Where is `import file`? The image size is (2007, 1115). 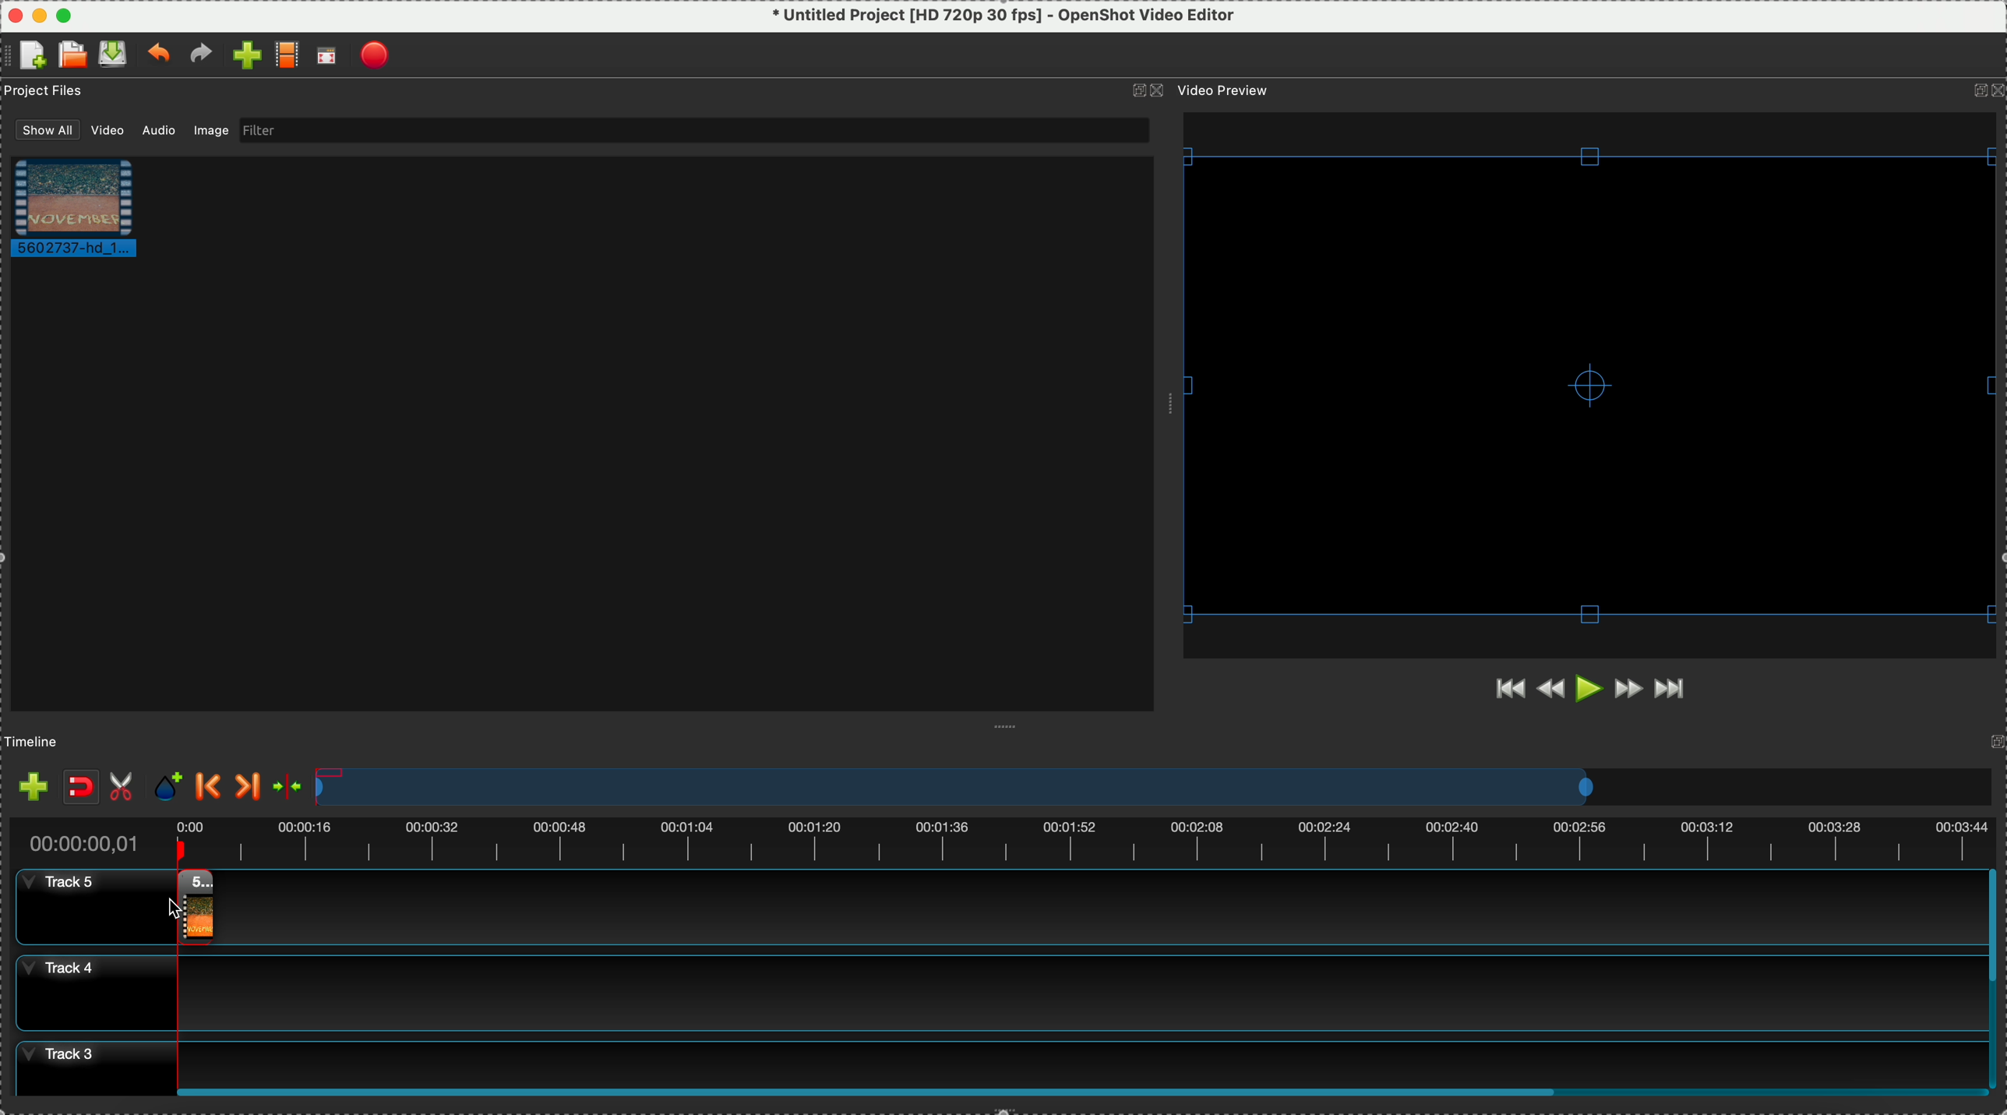
import file is located at coordinates (242, 55).